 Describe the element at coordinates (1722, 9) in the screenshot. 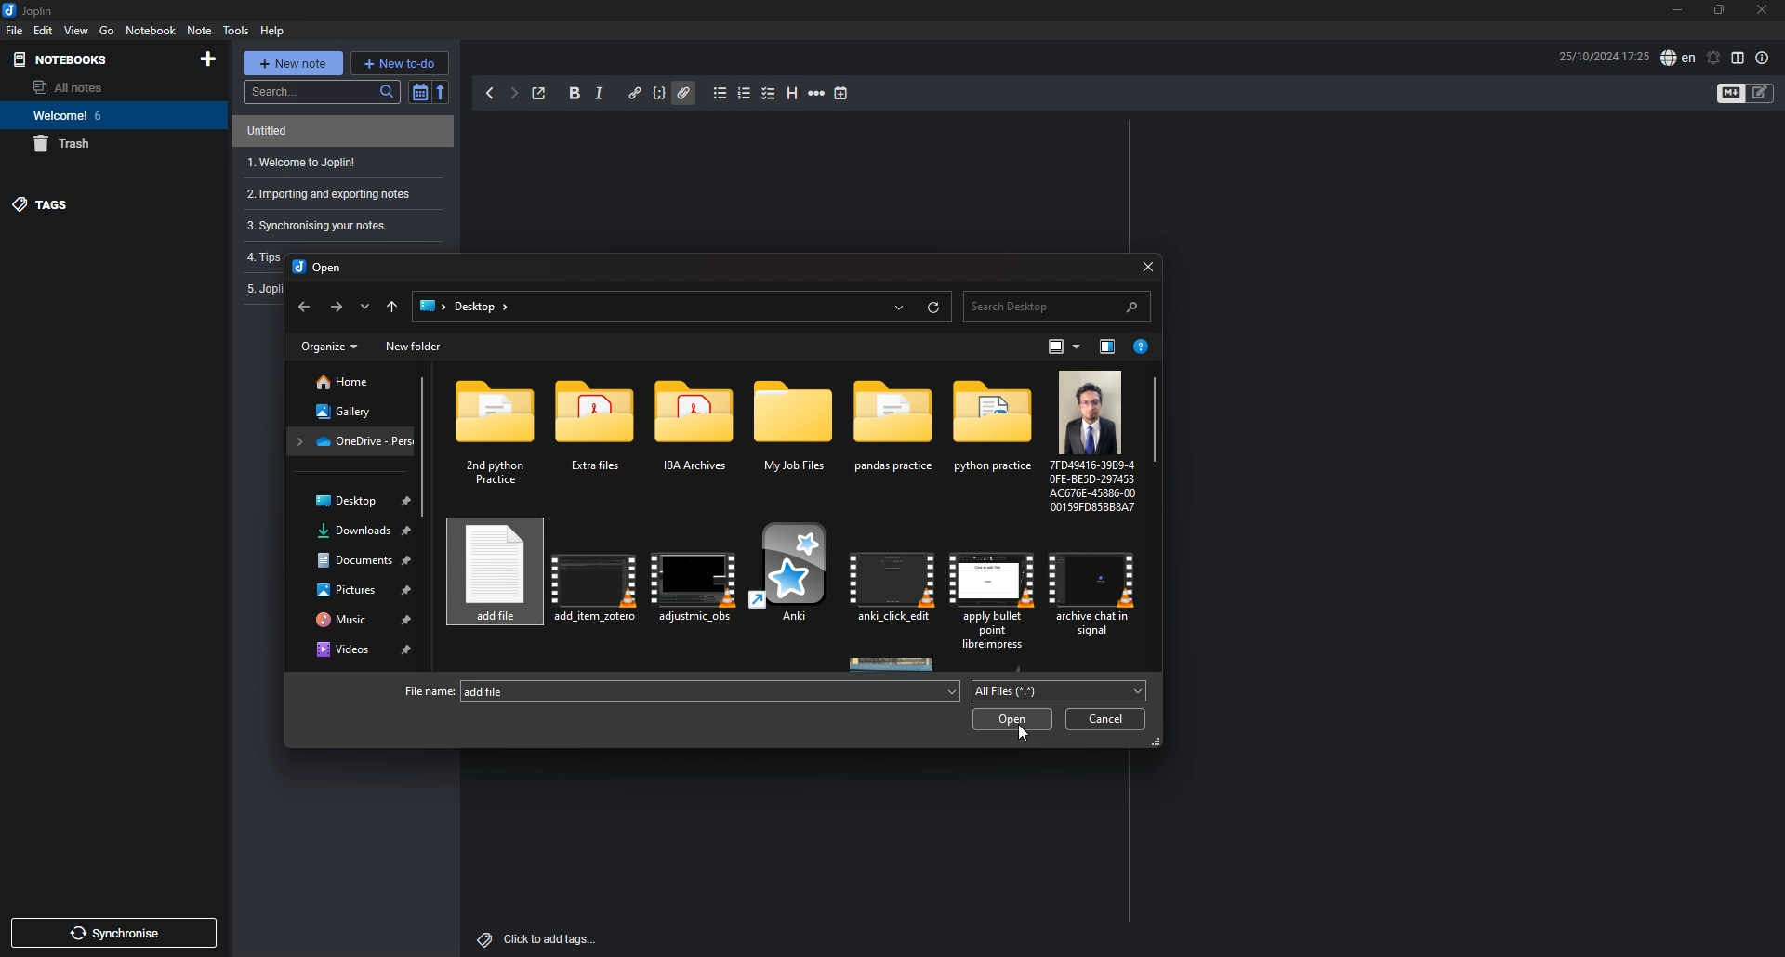

I see `resize` at that location.